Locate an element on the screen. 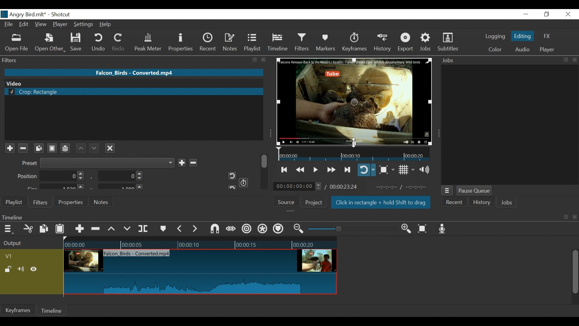 The height and width of the screenshot is (326, 579). Next Marker is located at coordinates (196, 229).